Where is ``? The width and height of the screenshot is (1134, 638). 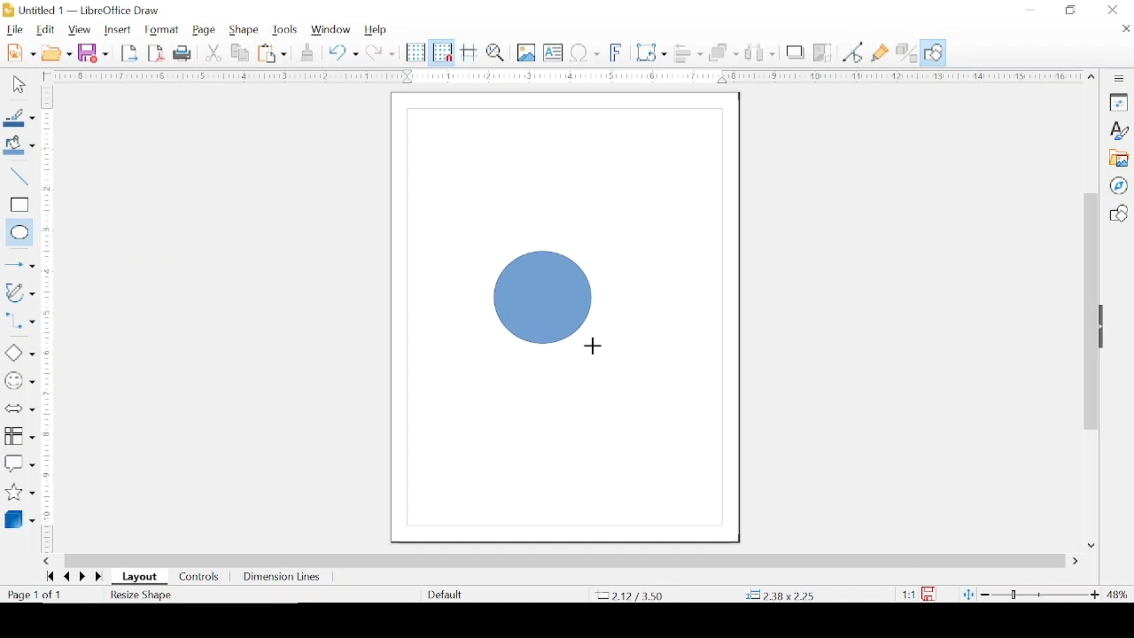
 is located at coordinates (17, 262).